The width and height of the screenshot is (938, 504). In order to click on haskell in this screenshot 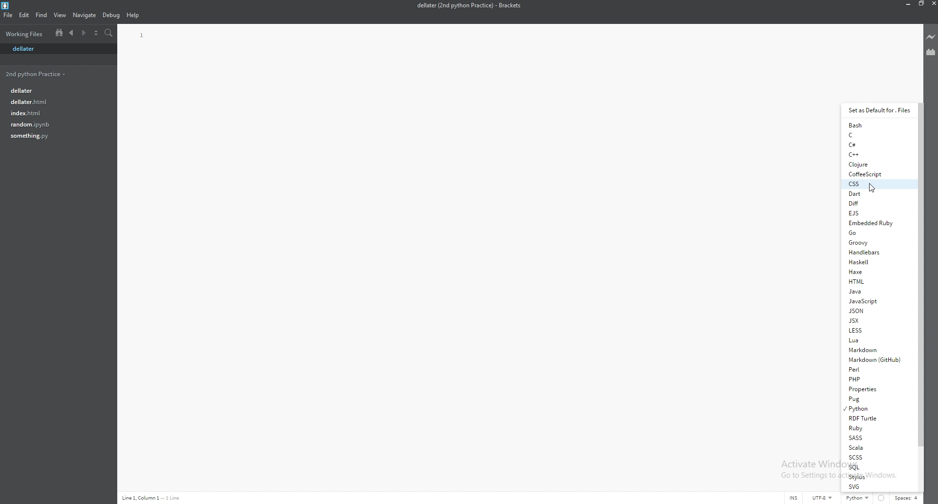, I will do `click(876, 261)`.